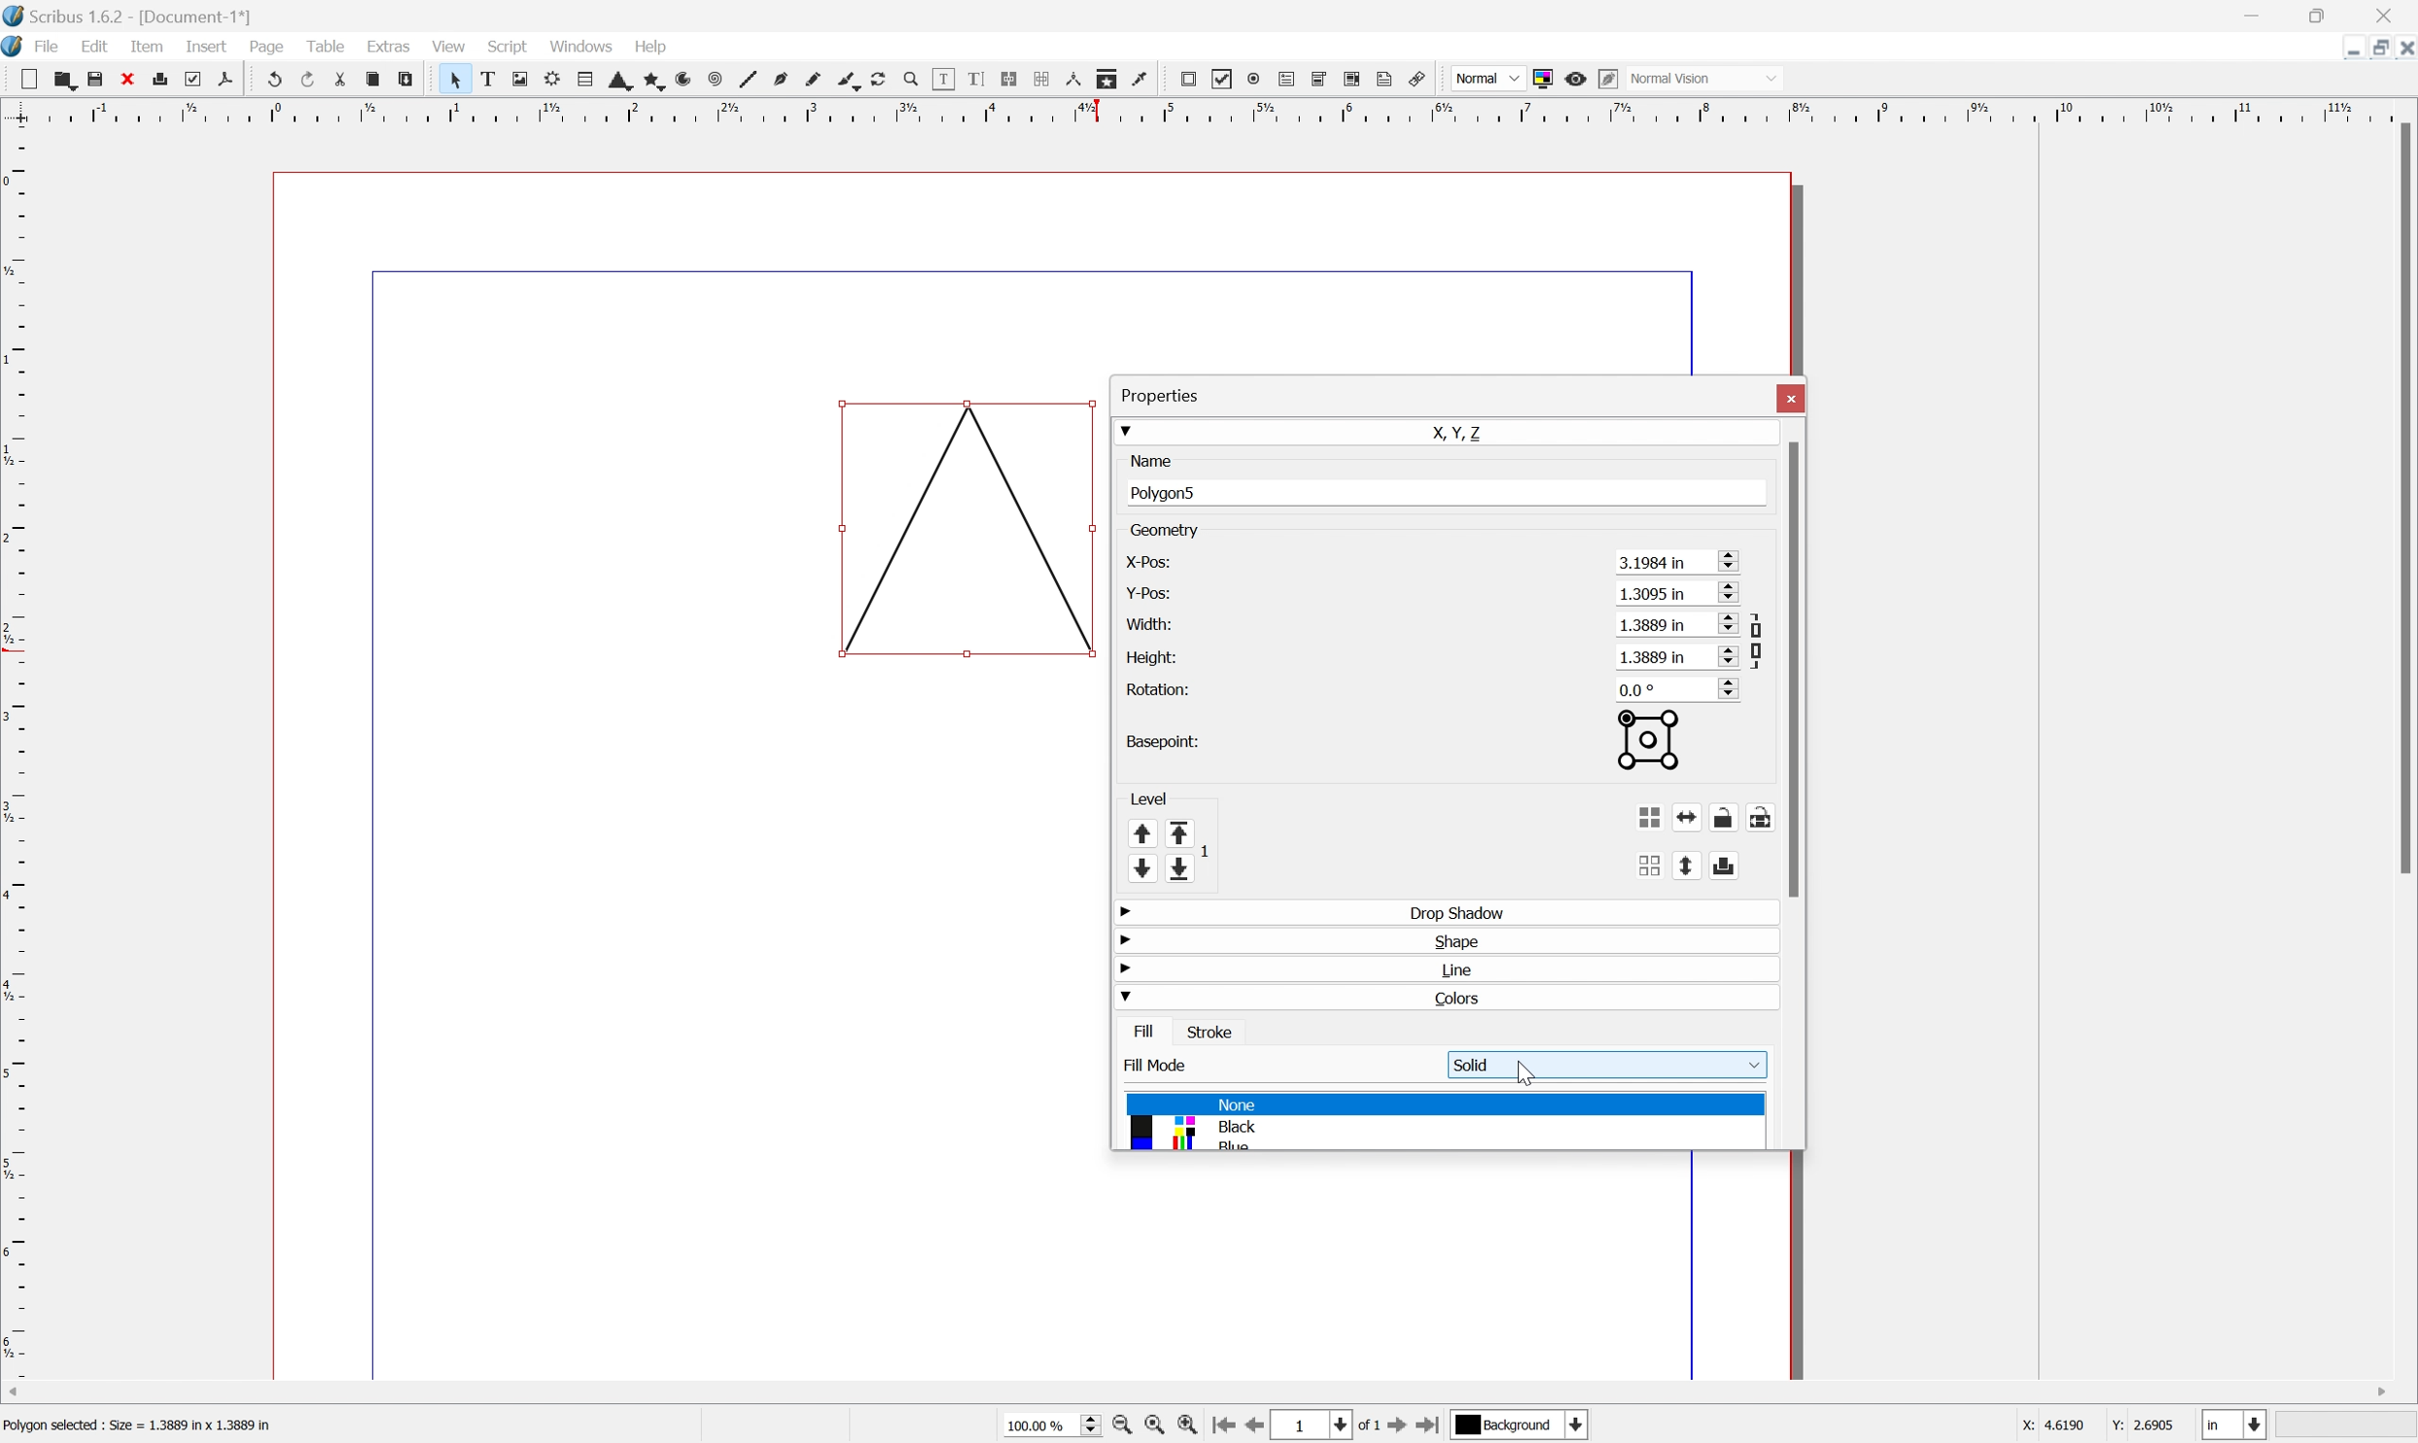 The height and width of the screenshot is (1443, 2418). I want to click on Background, so click(1507, 1425).